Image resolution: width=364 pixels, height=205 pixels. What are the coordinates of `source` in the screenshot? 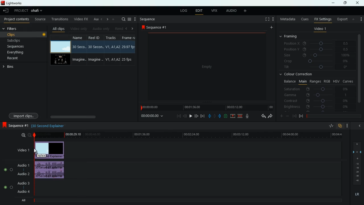 It's located at (40, 19).